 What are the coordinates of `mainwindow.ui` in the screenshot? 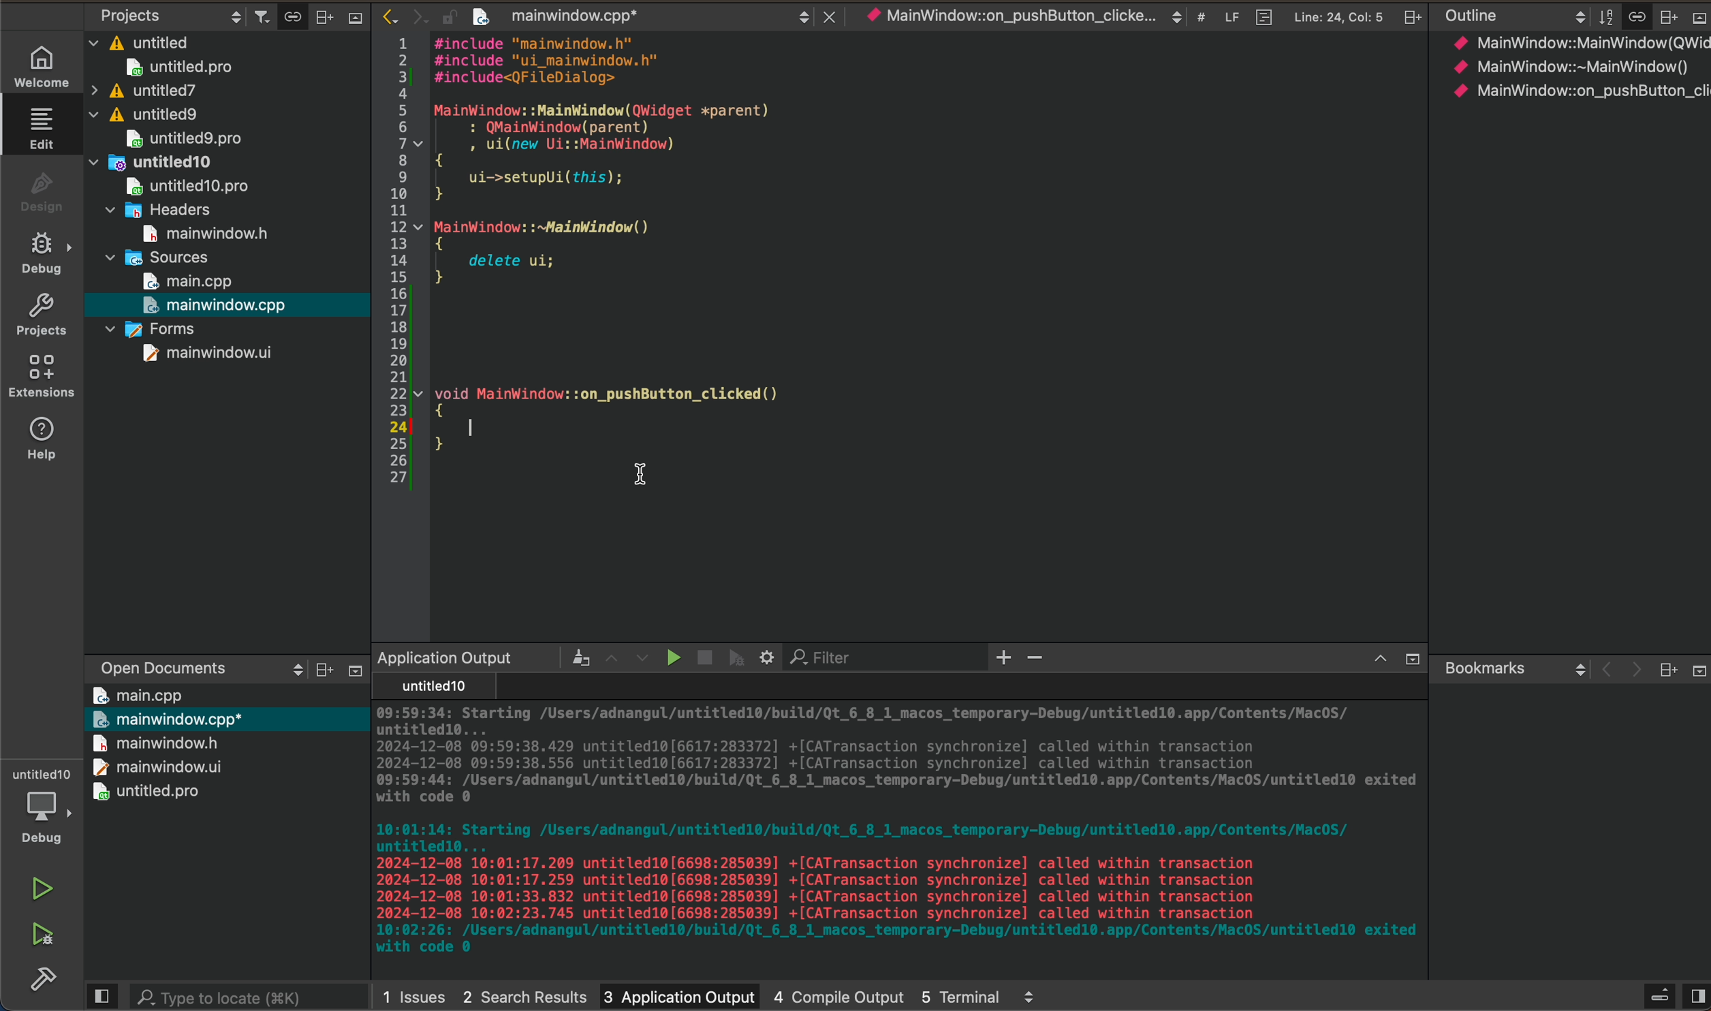 It's located at (208, 353).